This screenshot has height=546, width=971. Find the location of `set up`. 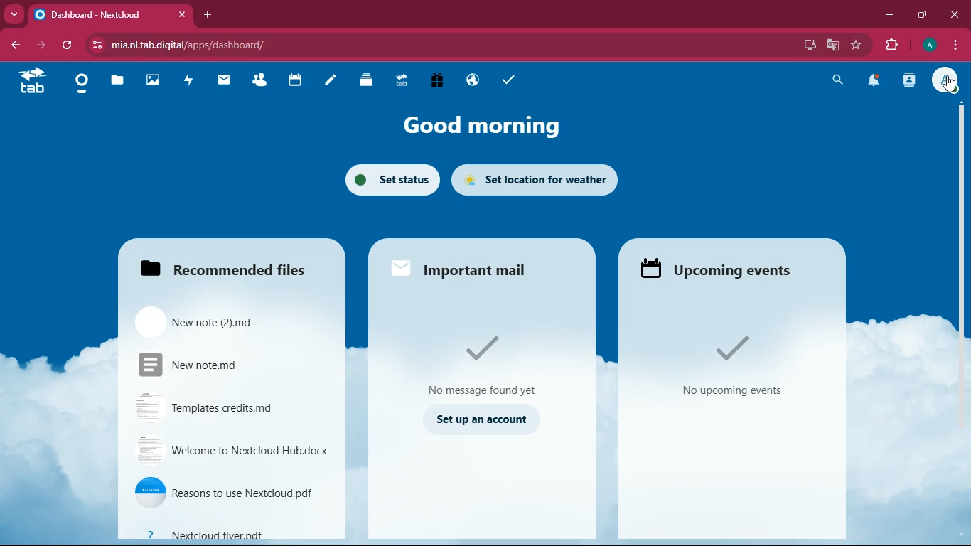

set up is located at coordinates (480, 420).